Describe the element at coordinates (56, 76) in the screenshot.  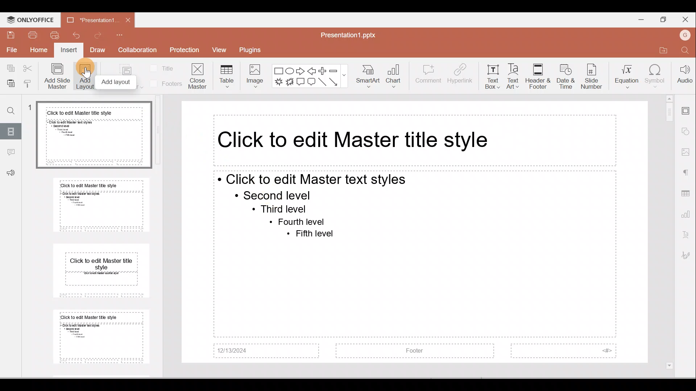
I see `Add slide master` at that location.